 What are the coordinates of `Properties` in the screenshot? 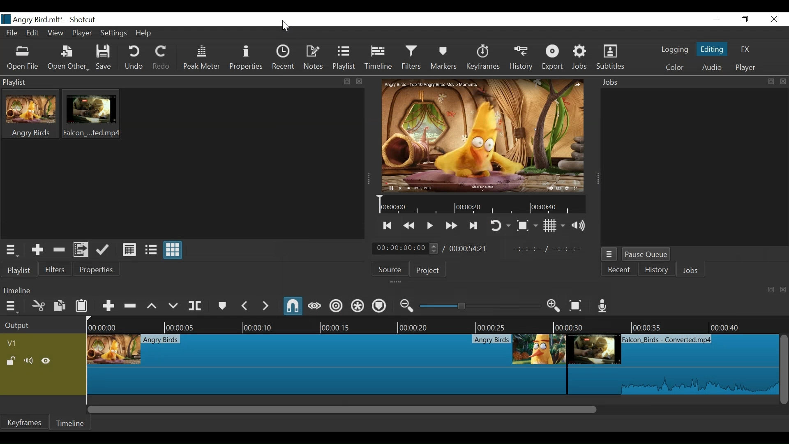 It's located at (246, 58).